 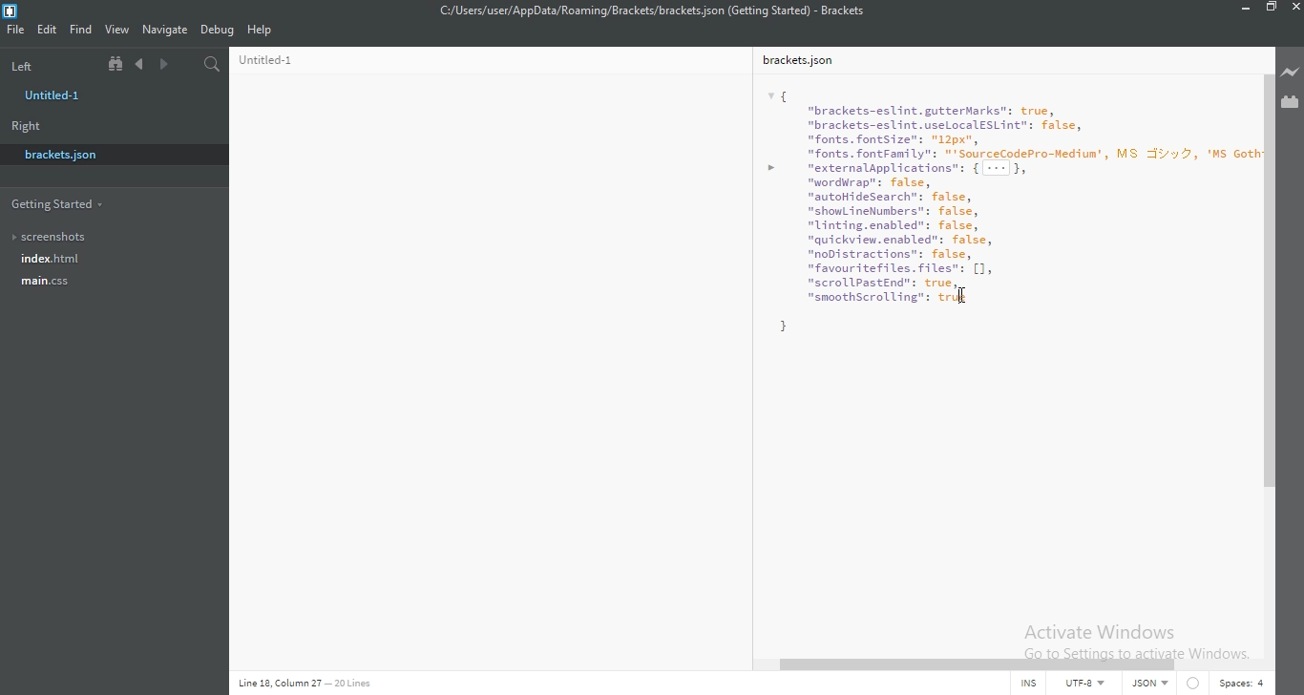 I want to click on Line code data, so click(x=313, y=684).